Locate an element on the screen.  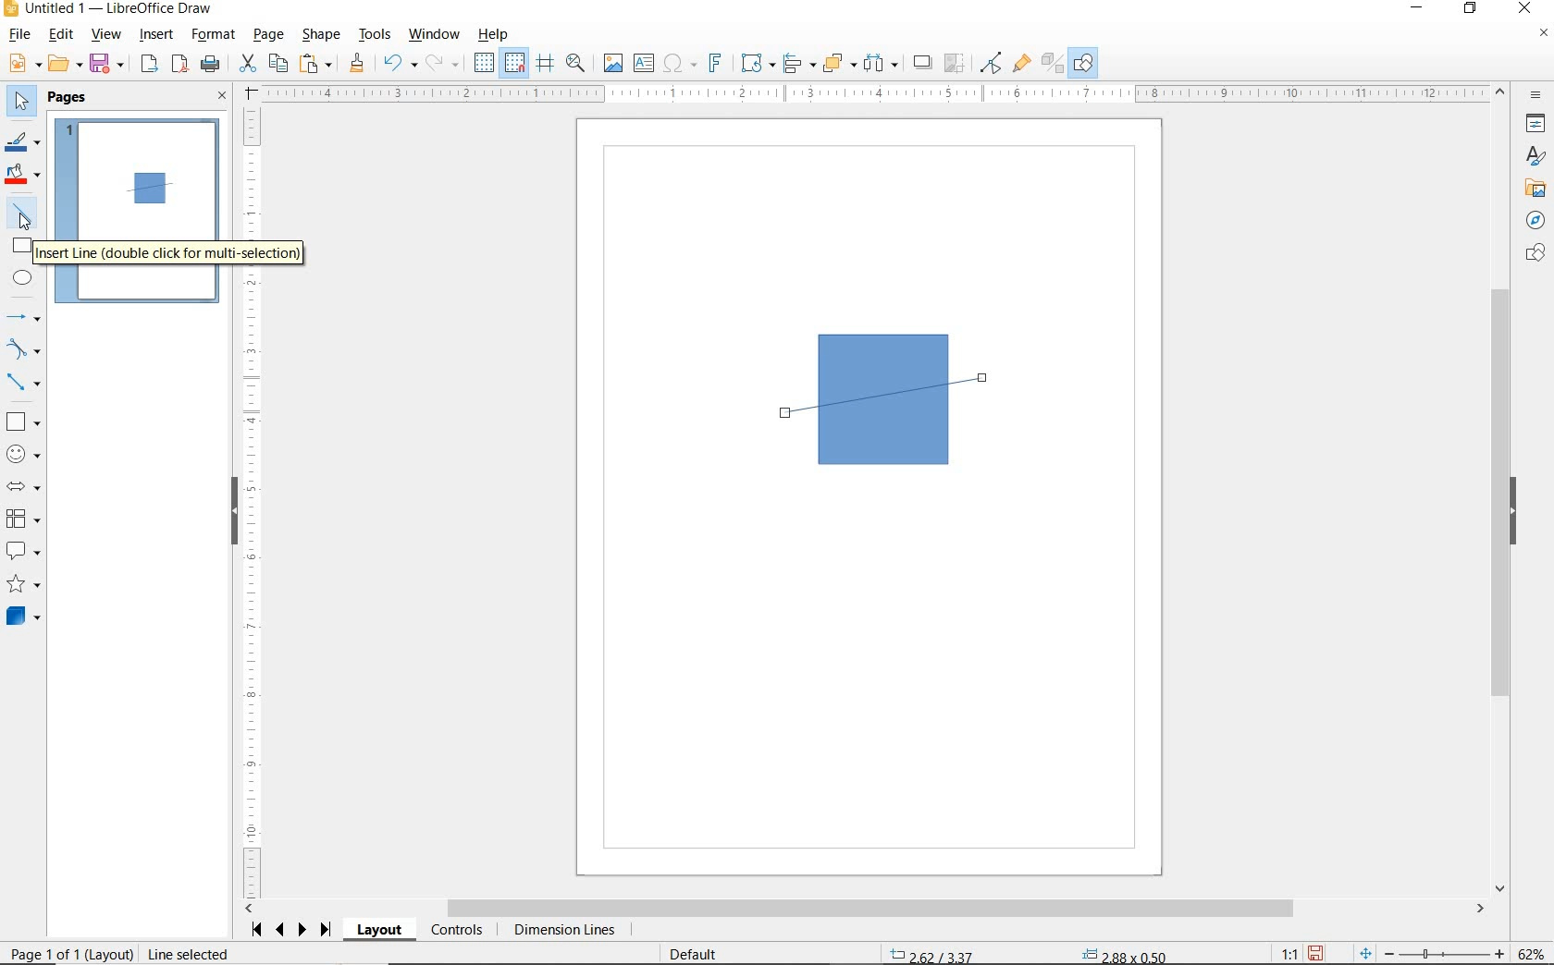
DIMENSION LINES is located at coordinates (563, 931).